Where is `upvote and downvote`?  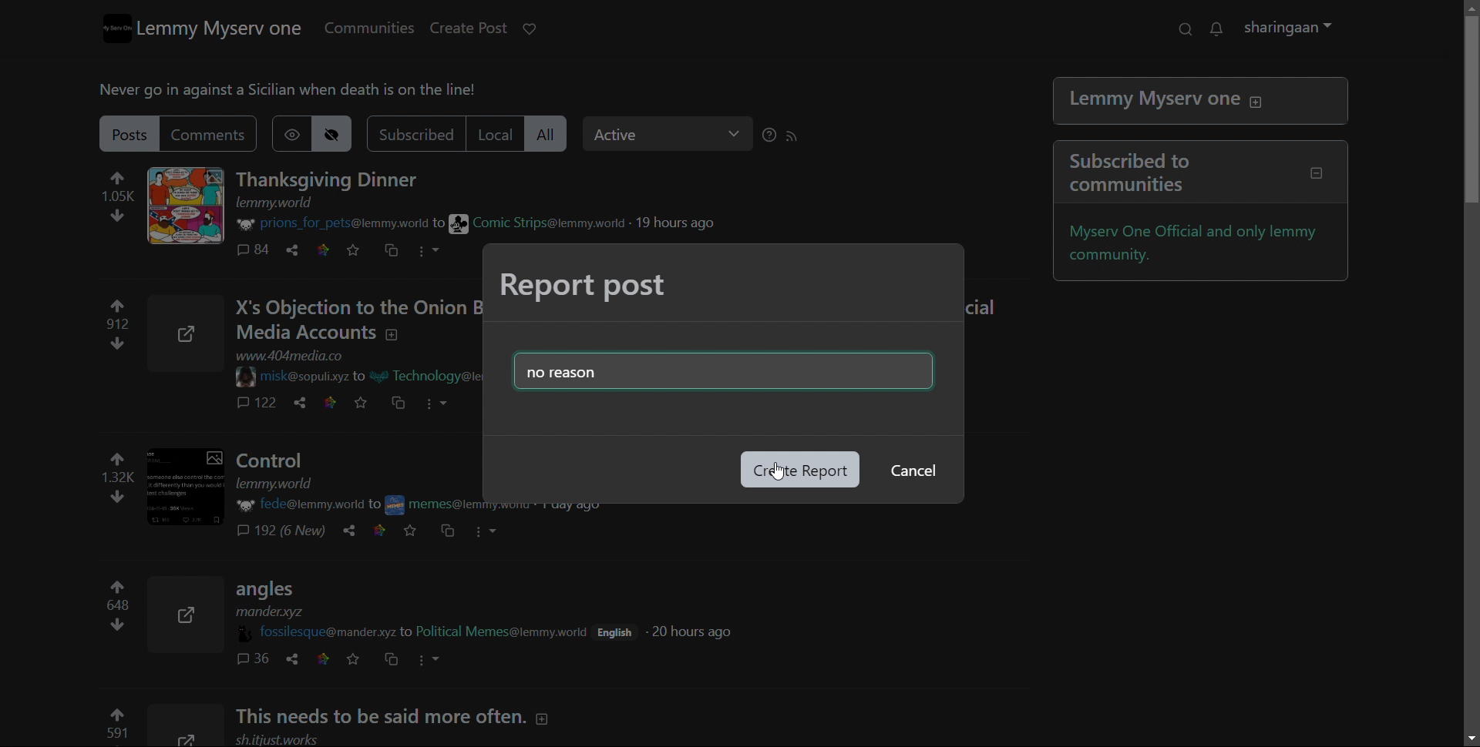
upvote and downvote is located at coordinates (113, 476).